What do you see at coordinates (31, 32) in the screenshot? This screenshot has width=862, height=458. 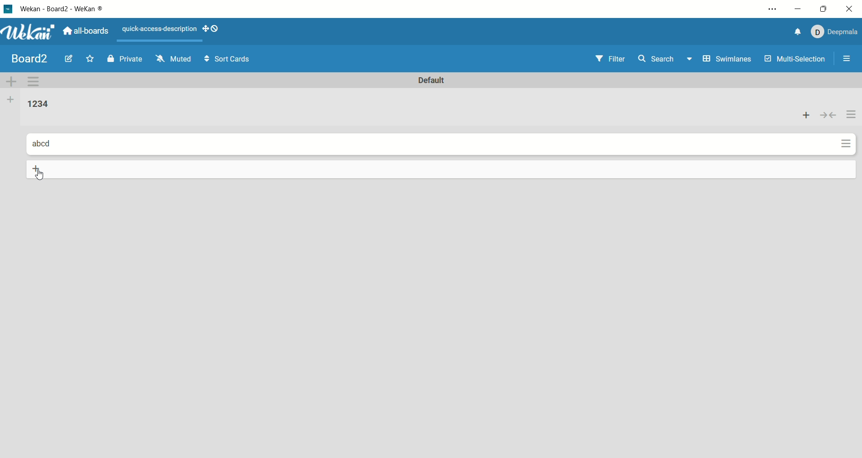 I see `wekan` at bounding box center [31, 32].